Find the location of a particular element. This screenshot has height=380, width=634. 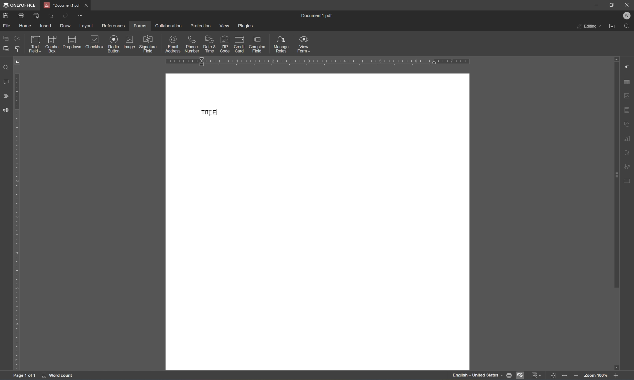

signature field is located at coordinates (149, 44).